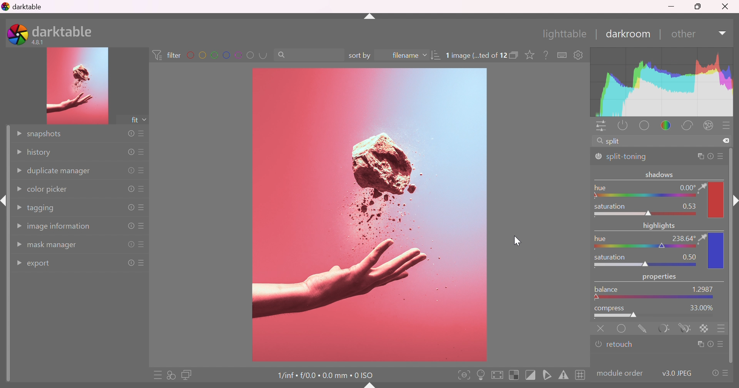 The width and height of the screenshot is (739, 388). Describe the element at coordinates (401, 56) in the screenshot. I see `filename` at that location.